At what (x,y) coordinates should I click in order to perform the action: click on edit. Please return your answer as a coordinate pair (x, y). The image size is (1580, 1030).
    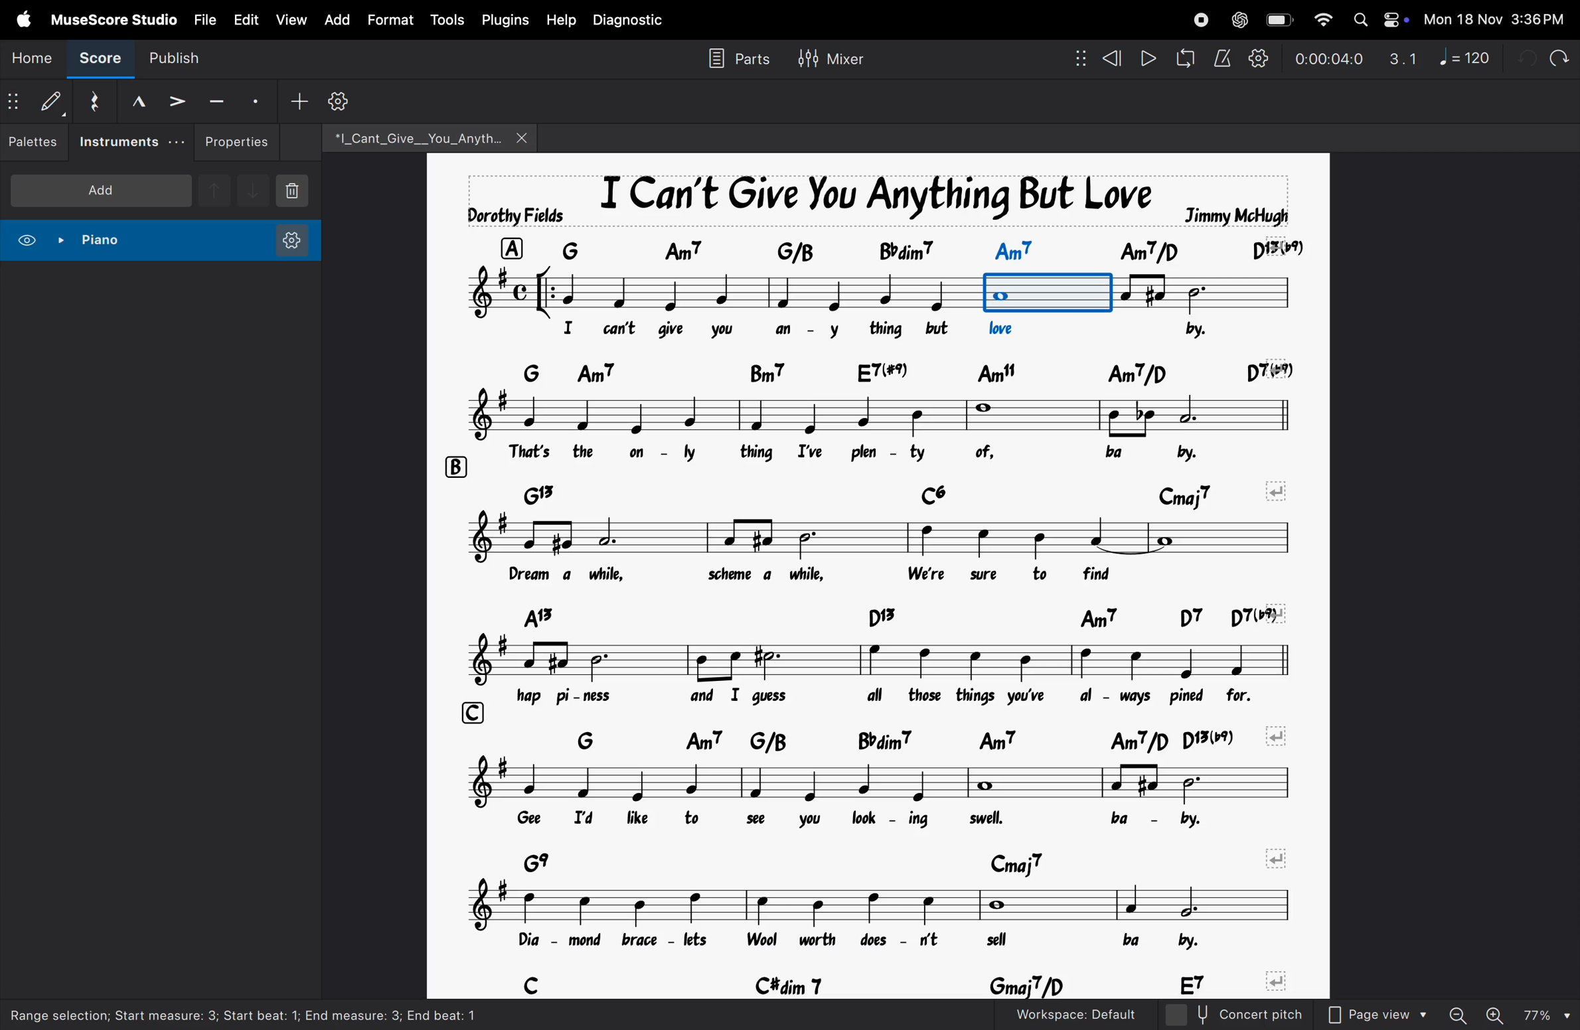
    Looking at the image, I should click on (244, 17).